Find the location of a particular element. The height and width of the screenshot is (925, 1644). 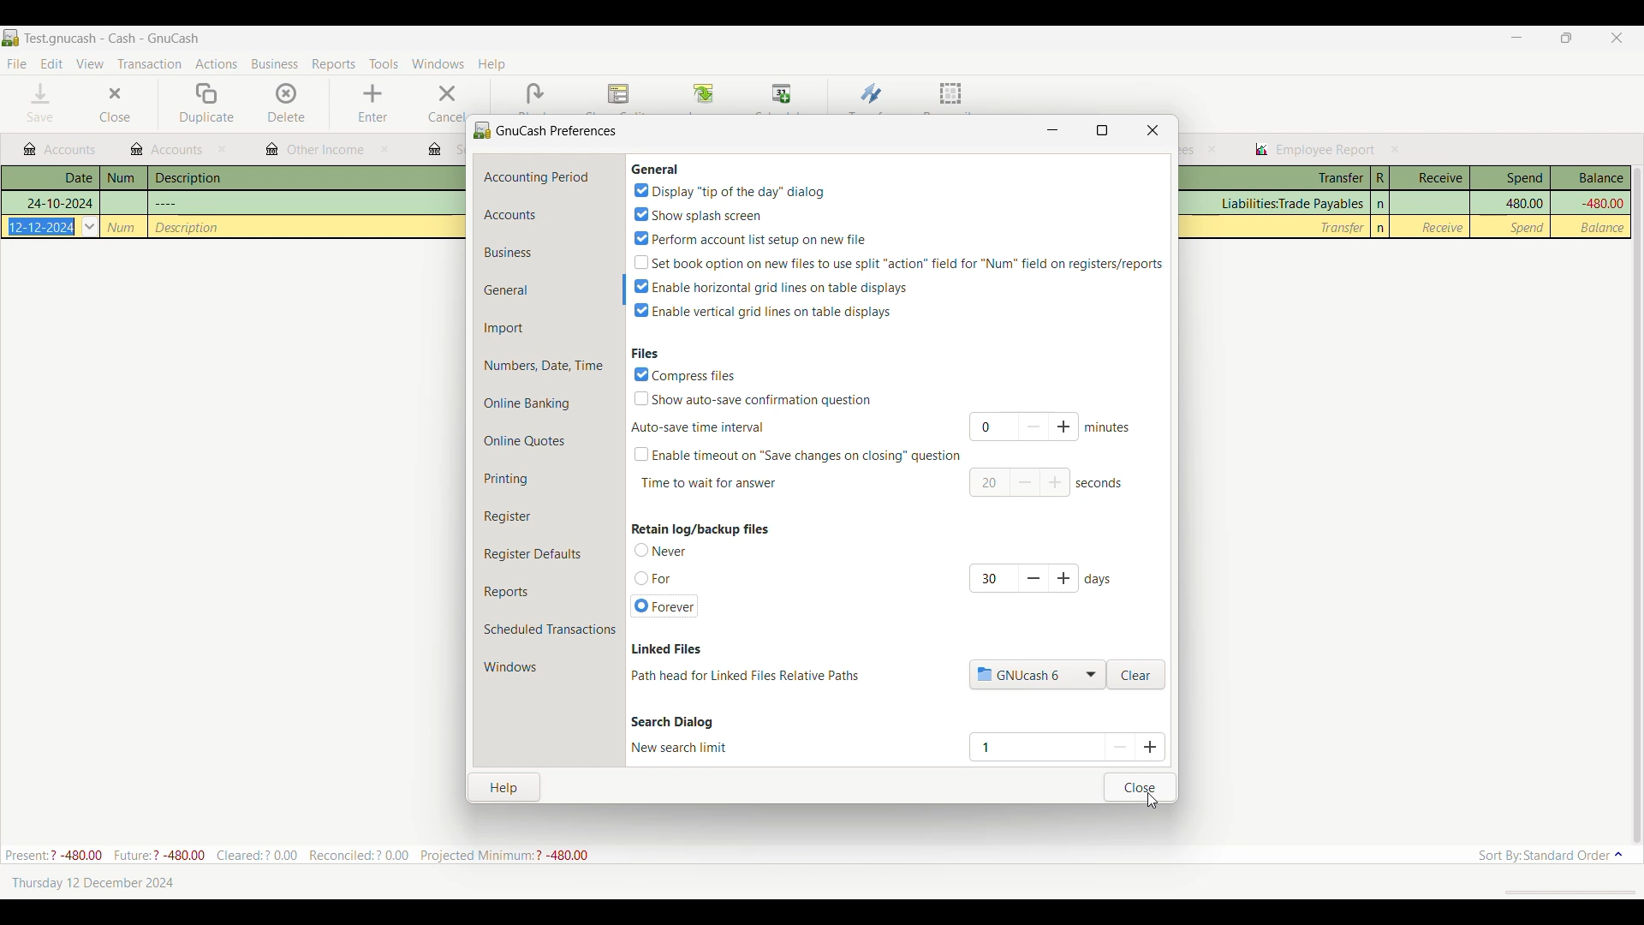

show is located at coordinates (754, 398).